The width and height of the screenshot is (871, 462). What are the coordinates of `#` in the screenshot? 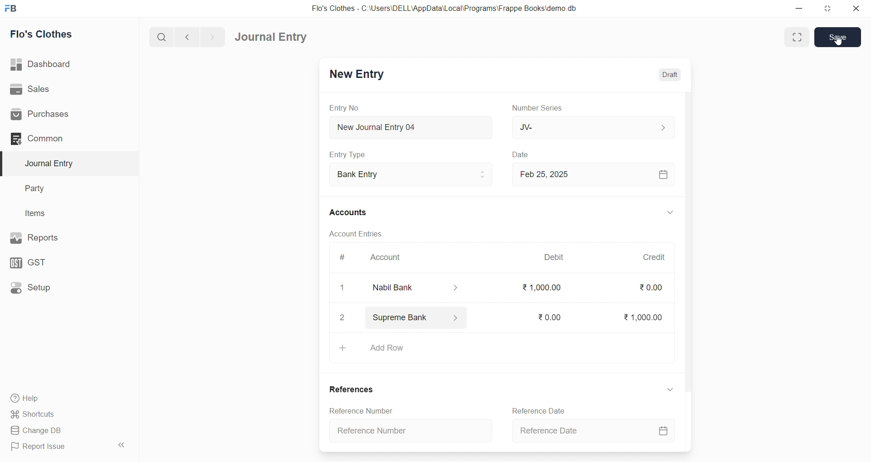 It's located at (343, 258).